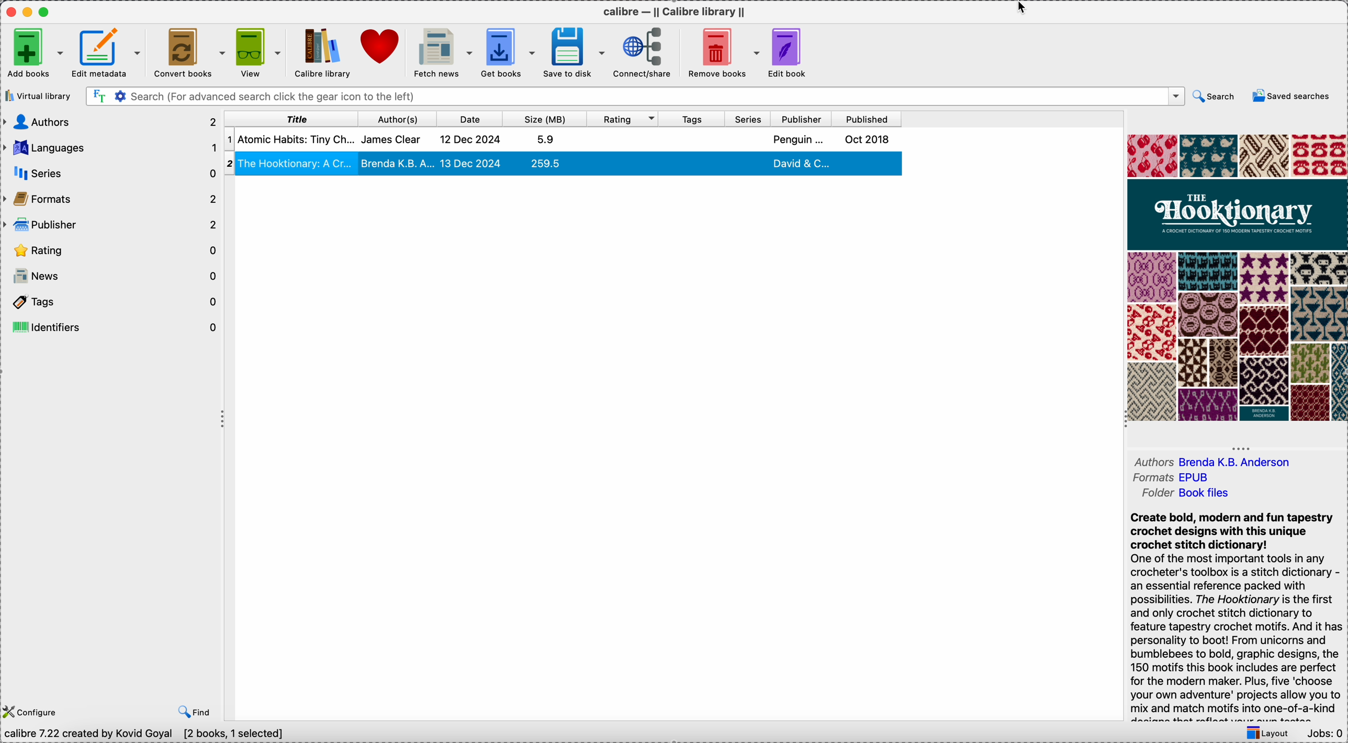 This screenshot has height=743, width=1348. Describe the element at coordinates (692, 119) in the screenshot. I see `tags` at that location.